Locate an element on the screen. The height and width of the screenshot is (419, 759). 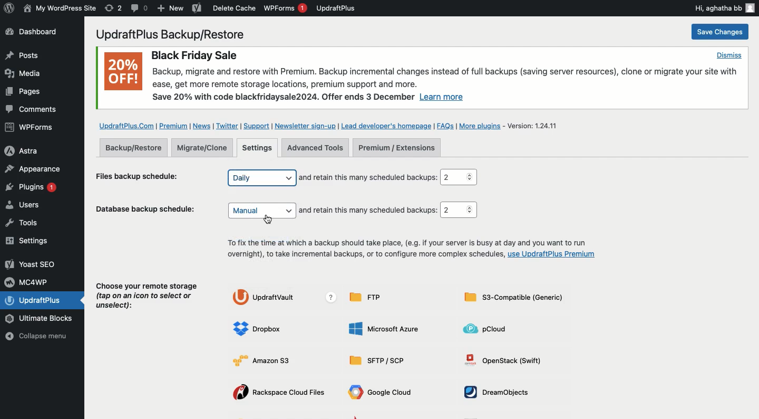
Sftp SCP is located at coordinates (381, 361).